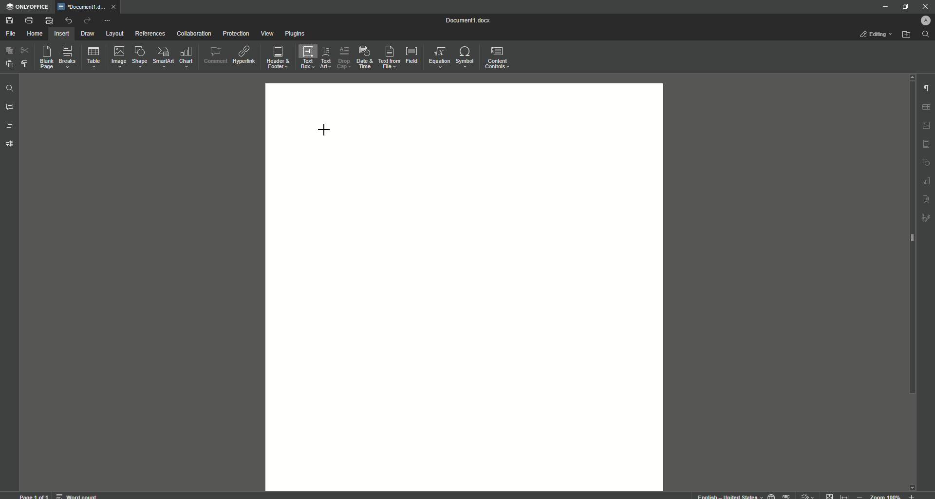  What do you see at coordinates (388, 57) in the screenshot?
I see `Text From File` at bounding box center [388, 57].